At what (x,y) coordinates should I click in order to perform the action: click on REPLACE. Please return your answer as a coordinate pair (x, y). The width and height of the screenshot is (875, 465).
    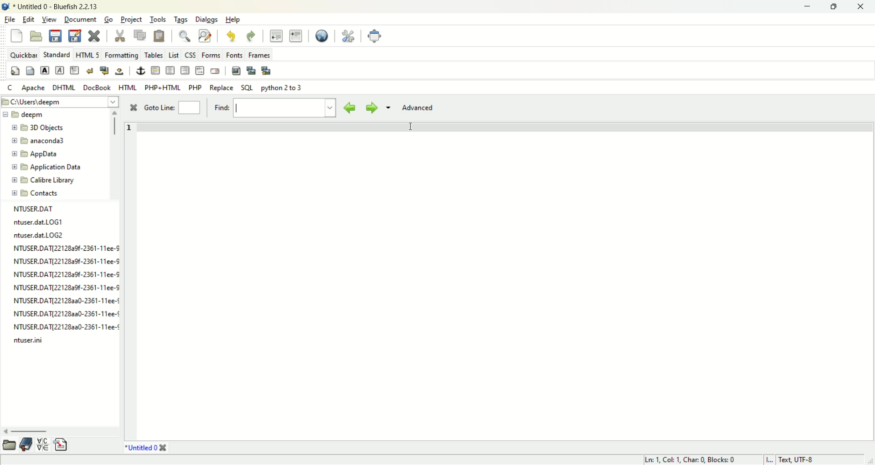
    Looking at the image, I should click on (222, 88).